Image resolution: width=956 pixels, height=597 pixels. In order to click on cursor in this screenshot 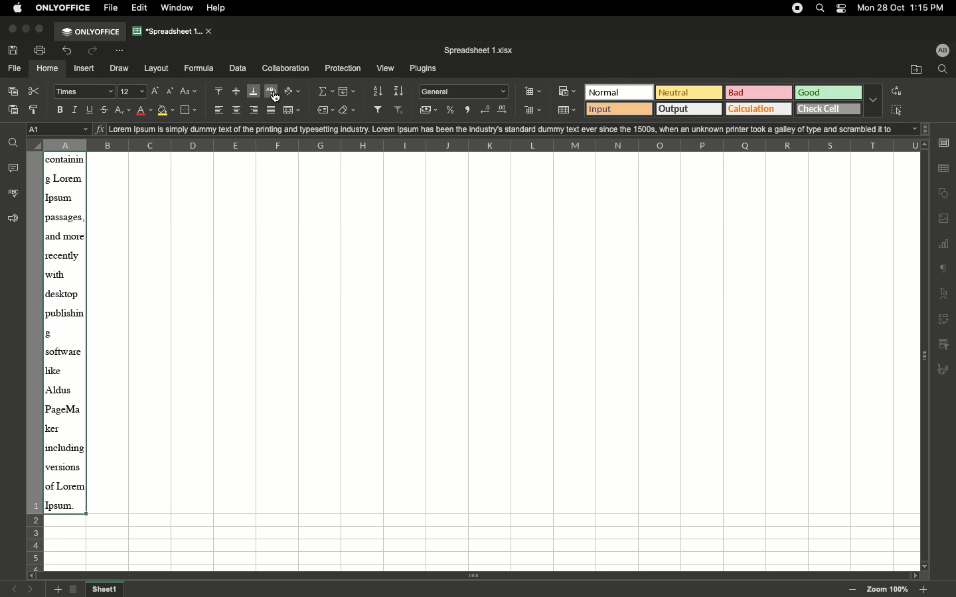, I will do `click(274, 96)`.